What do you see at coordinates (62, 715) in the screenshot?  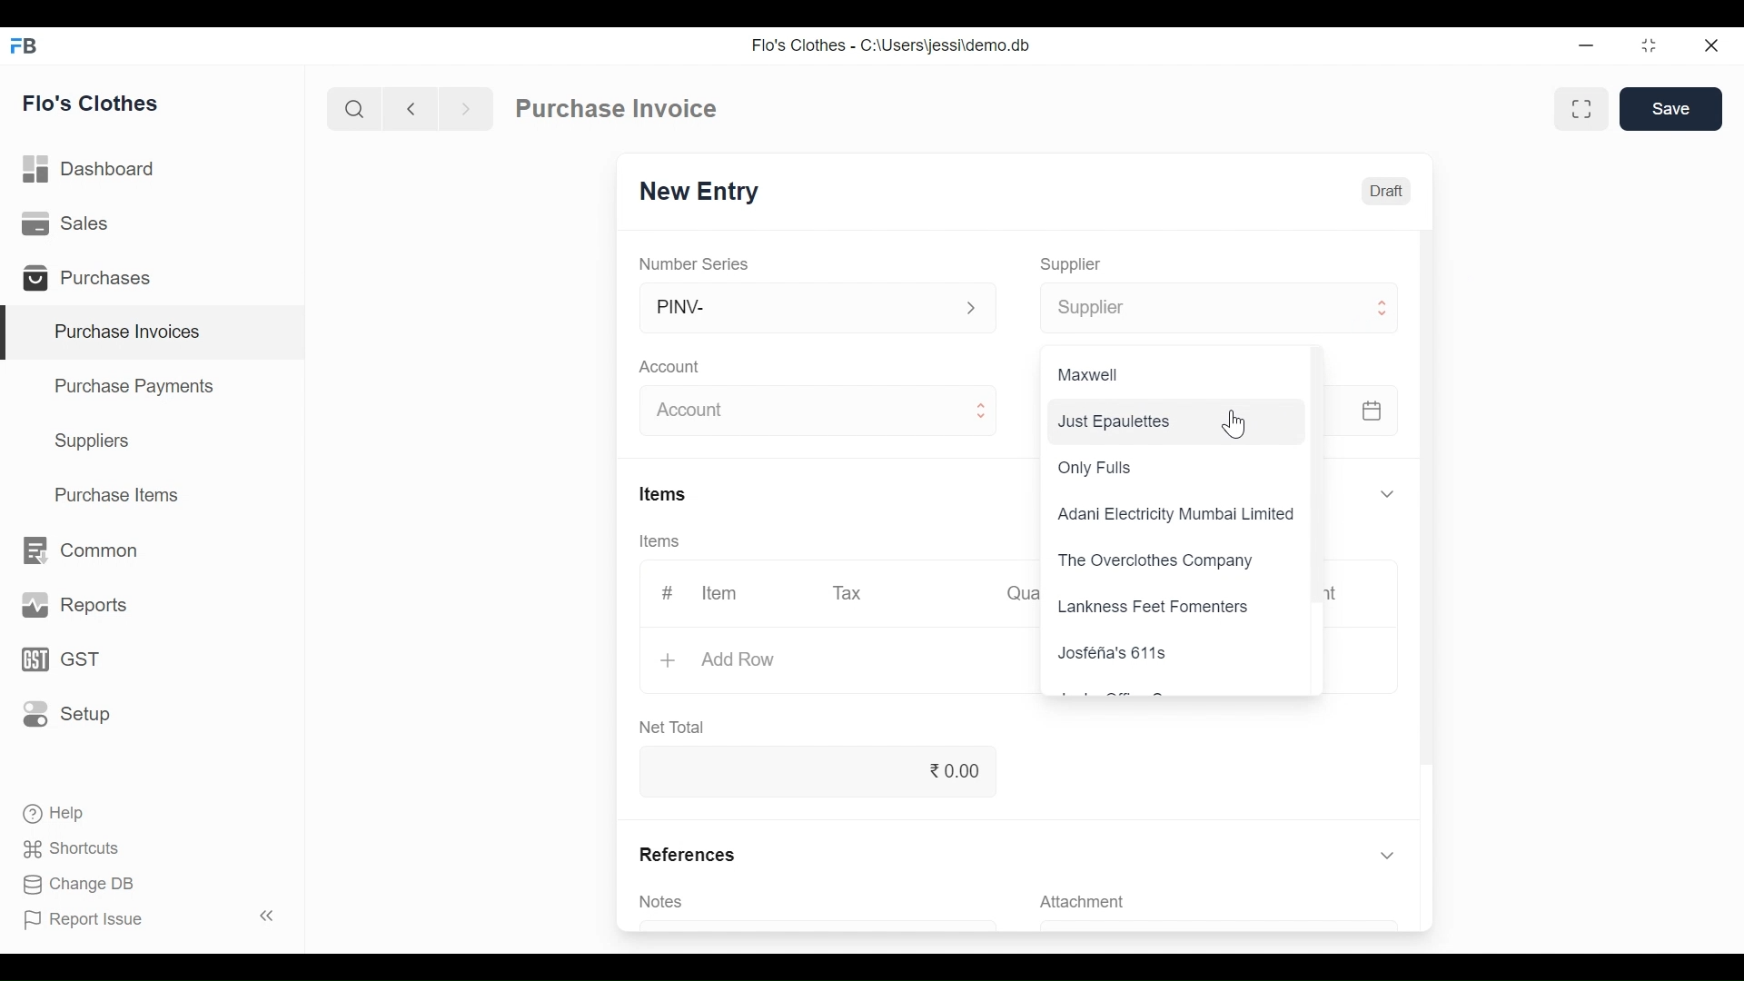 I see `Setup` at bounding box center [62, 715].